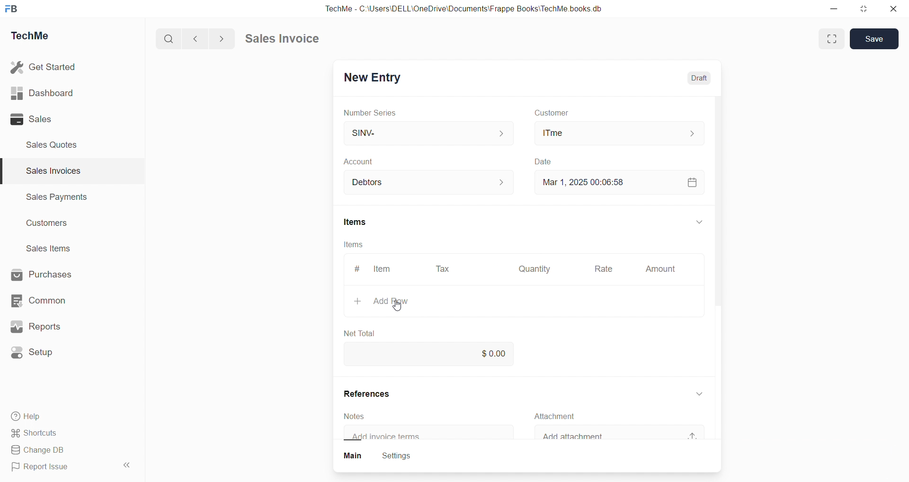  I want to click on Purchases, so click(50, 274).